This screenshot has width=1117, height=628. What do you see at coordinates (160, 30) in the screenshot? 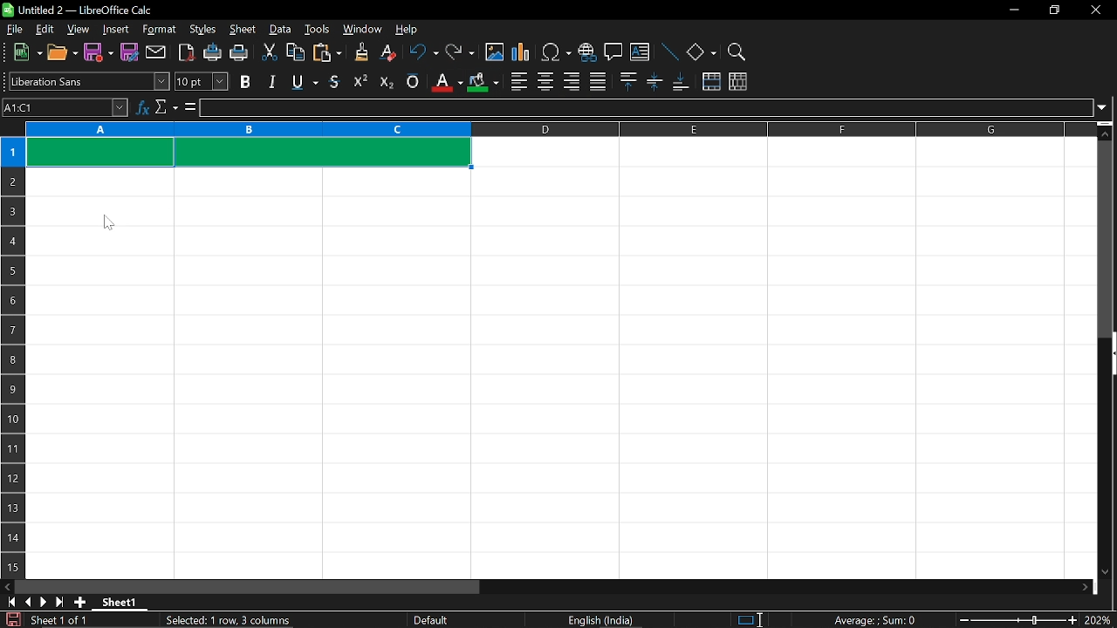
I see `format` at bounding box center [160, 30].